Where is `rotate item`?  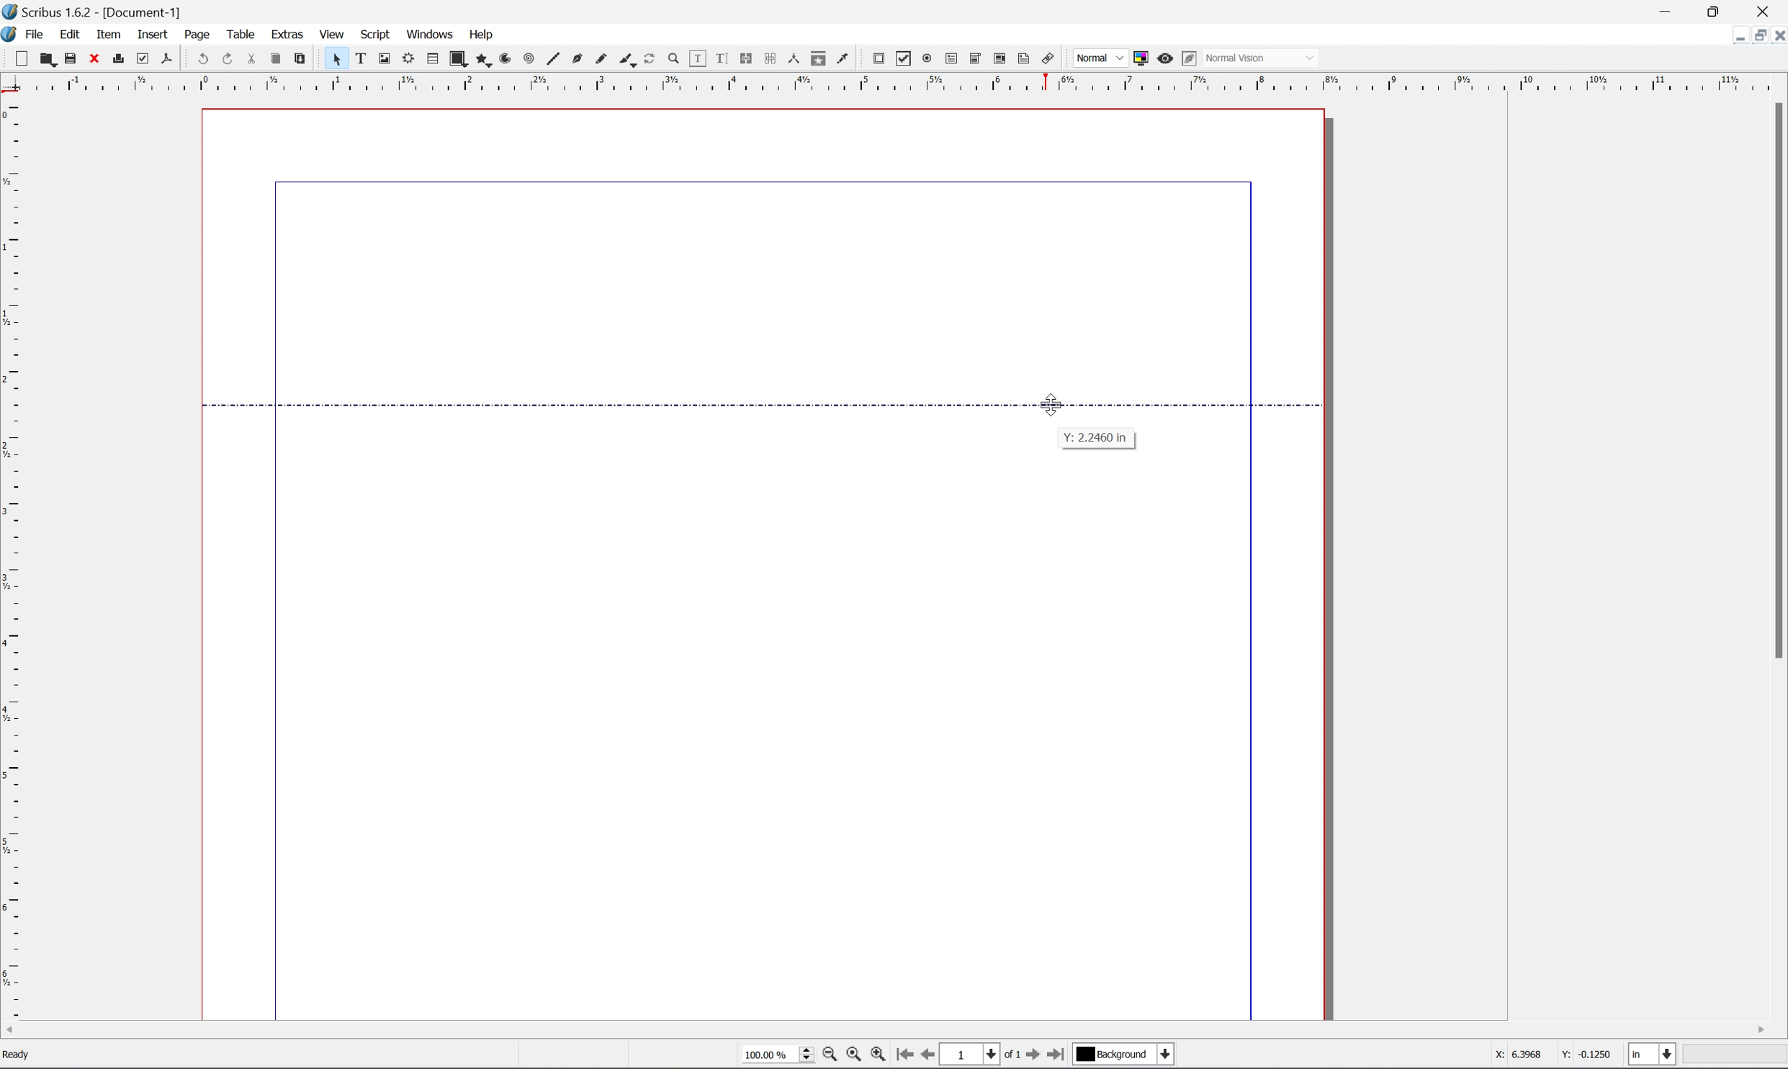 rotate item is located at coordinates (651, 59).